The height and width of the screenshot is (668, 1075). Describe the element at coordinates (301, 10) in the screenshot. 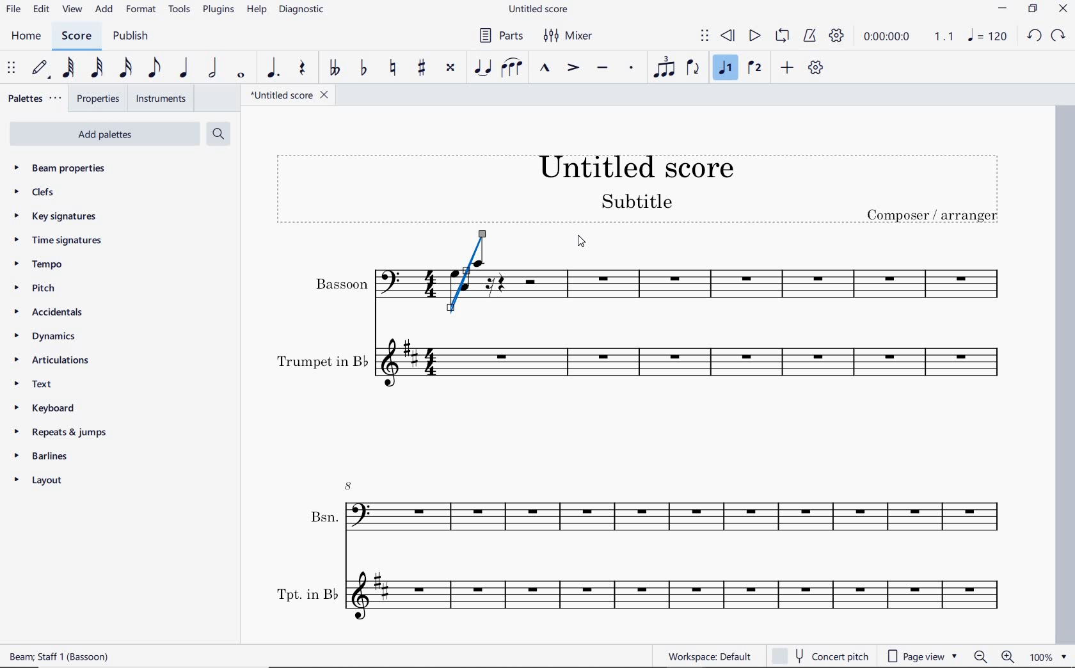

I see `diagnostic` at that location.